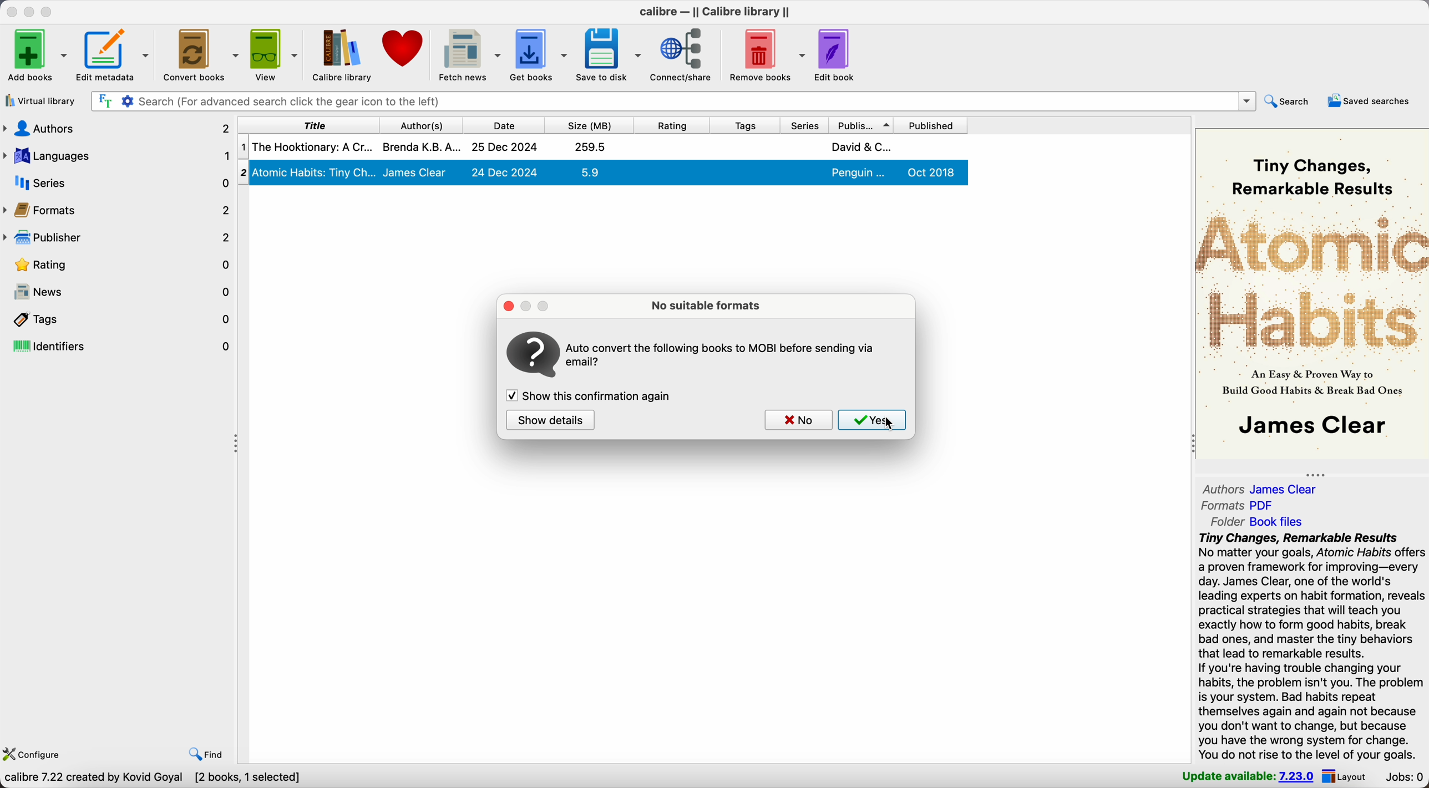 The image size is (1429, 788). What do you see at coordinates (1291, 102) in the screenshot?
I see `search` at bounding box center [1291, 102].